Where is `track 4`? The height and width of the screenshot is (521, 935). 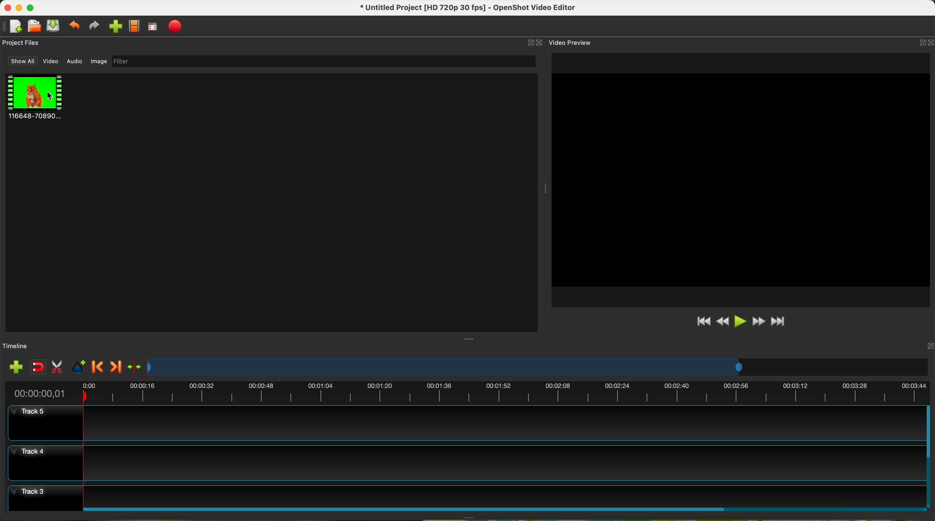
track 4 is located at coordinates (465, 463).